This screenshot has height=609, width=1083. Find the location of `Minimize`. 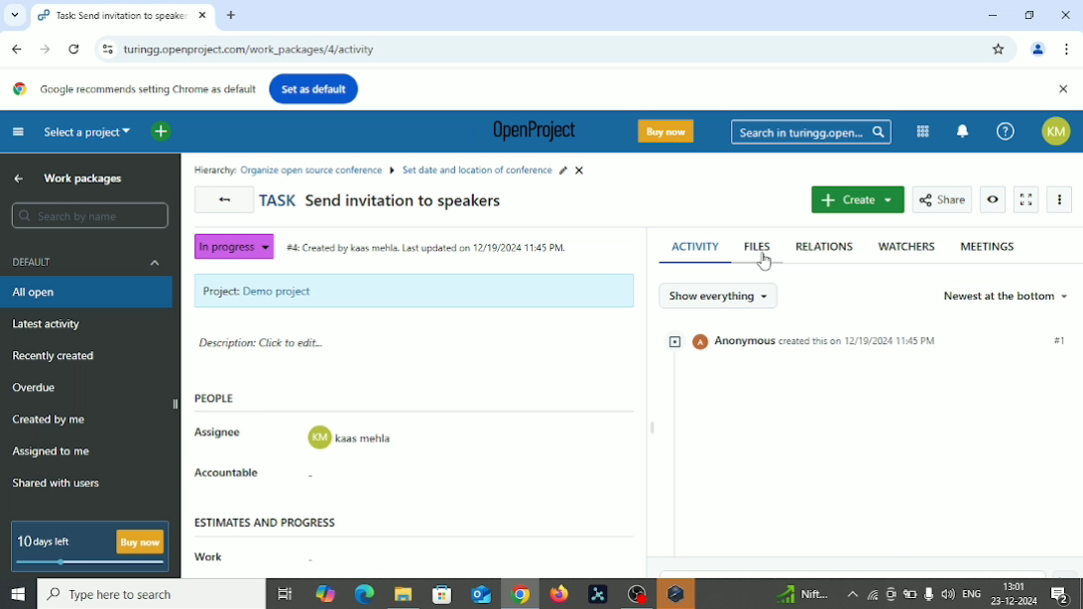

Minimize is located at coordinates (991, 15).